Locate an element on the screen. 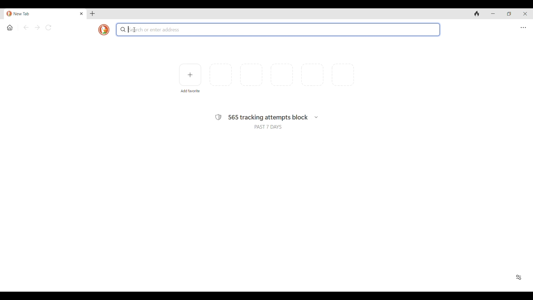 The height and width of the screenshot is (300, 533). Browser logo is located at coordinates (104, 30).